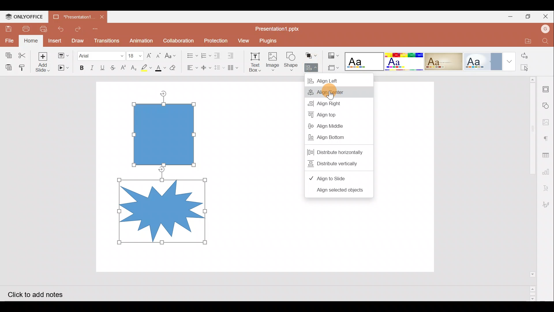 The width and height of the screenshot is (554, 312). I want to click on Transitions, so click(106, 39).